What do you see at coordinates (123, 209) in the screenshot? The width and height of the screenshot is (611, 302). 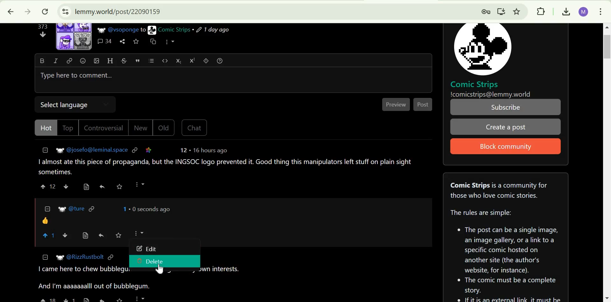 I see `1 point` at bounding box center [123, 209].